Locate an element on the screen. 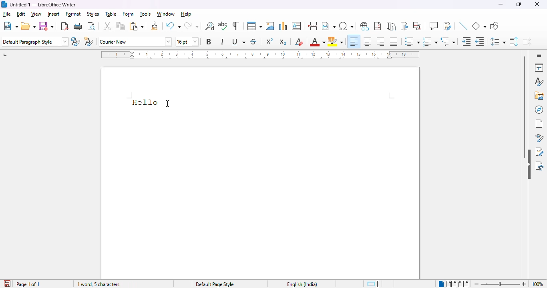 This screenshot has width=547, height=288. insert special characters is located at coordinates (347, 26).